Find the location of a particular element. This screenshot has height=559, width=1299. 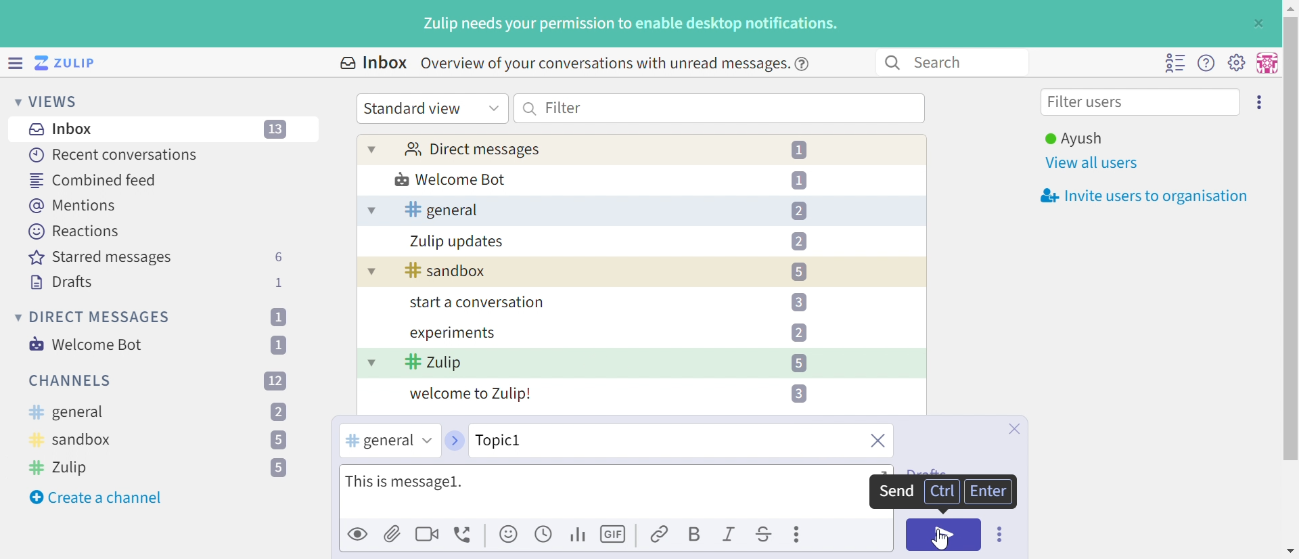

Drafts is located at coordinates (62, 284).